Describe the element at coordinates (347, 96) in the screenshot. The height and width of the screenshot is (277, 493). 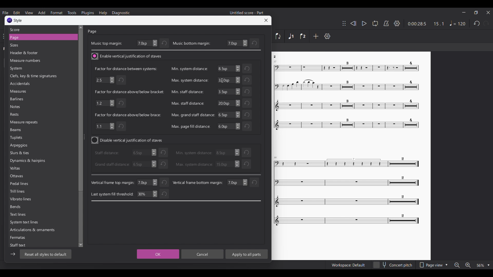
I see `` at that location.